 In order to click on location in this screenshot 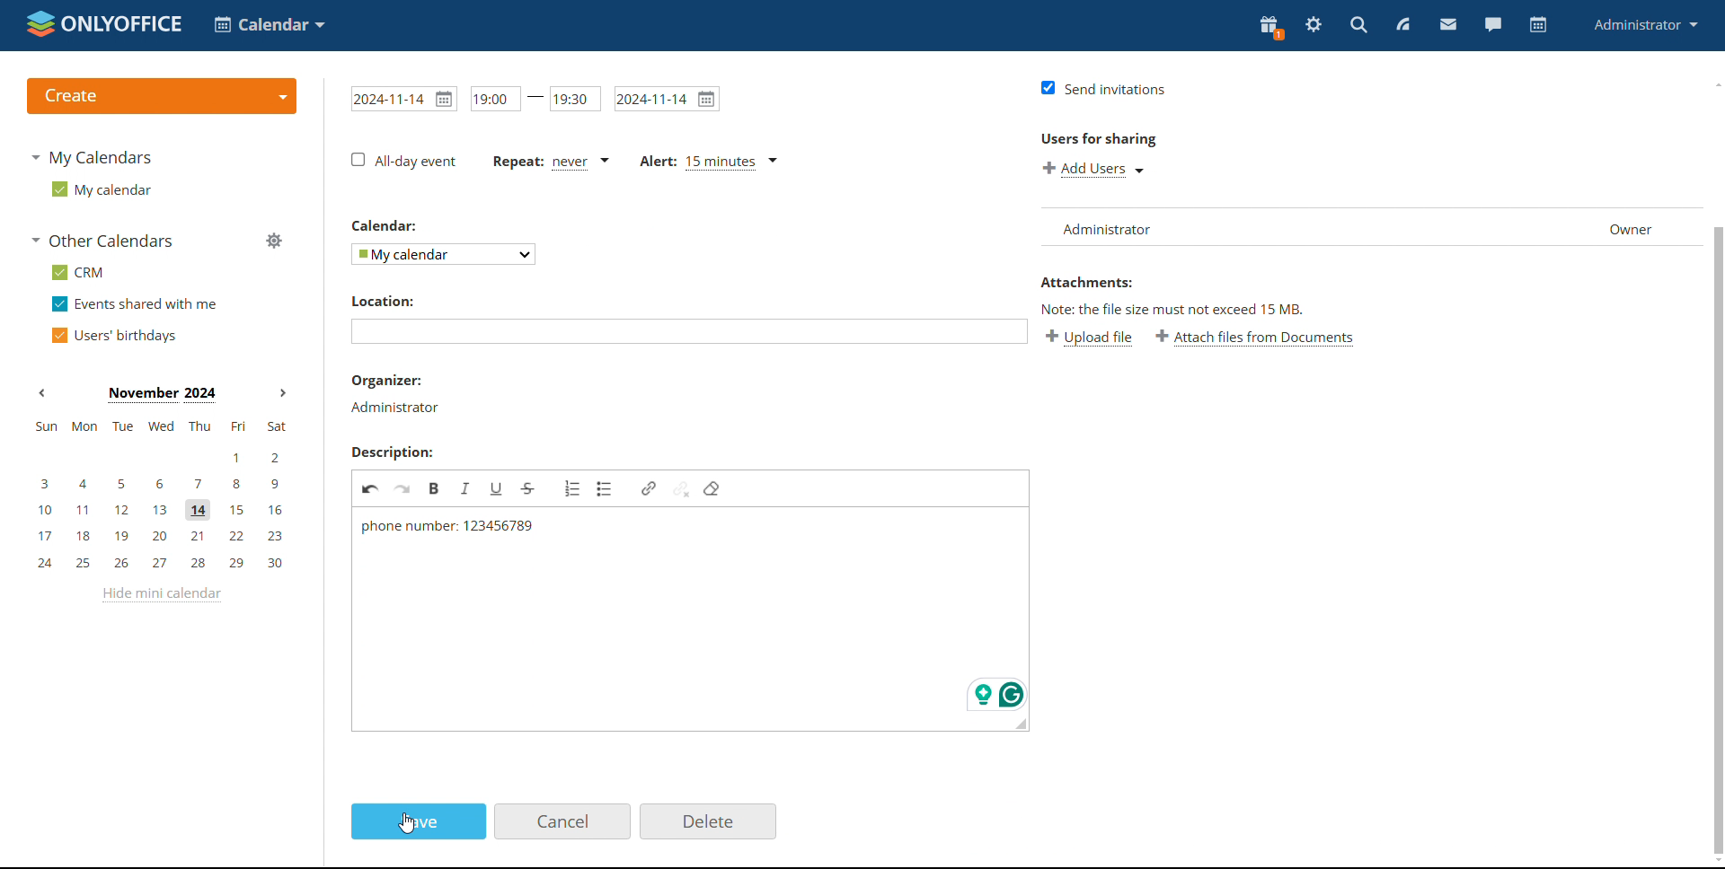, I will do `click(383, 301)`.